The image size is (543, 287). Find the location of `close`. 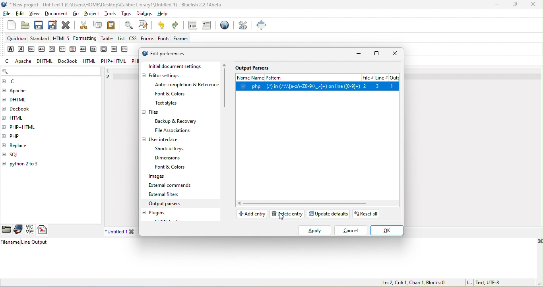

close is located at coordinates (539, 242).